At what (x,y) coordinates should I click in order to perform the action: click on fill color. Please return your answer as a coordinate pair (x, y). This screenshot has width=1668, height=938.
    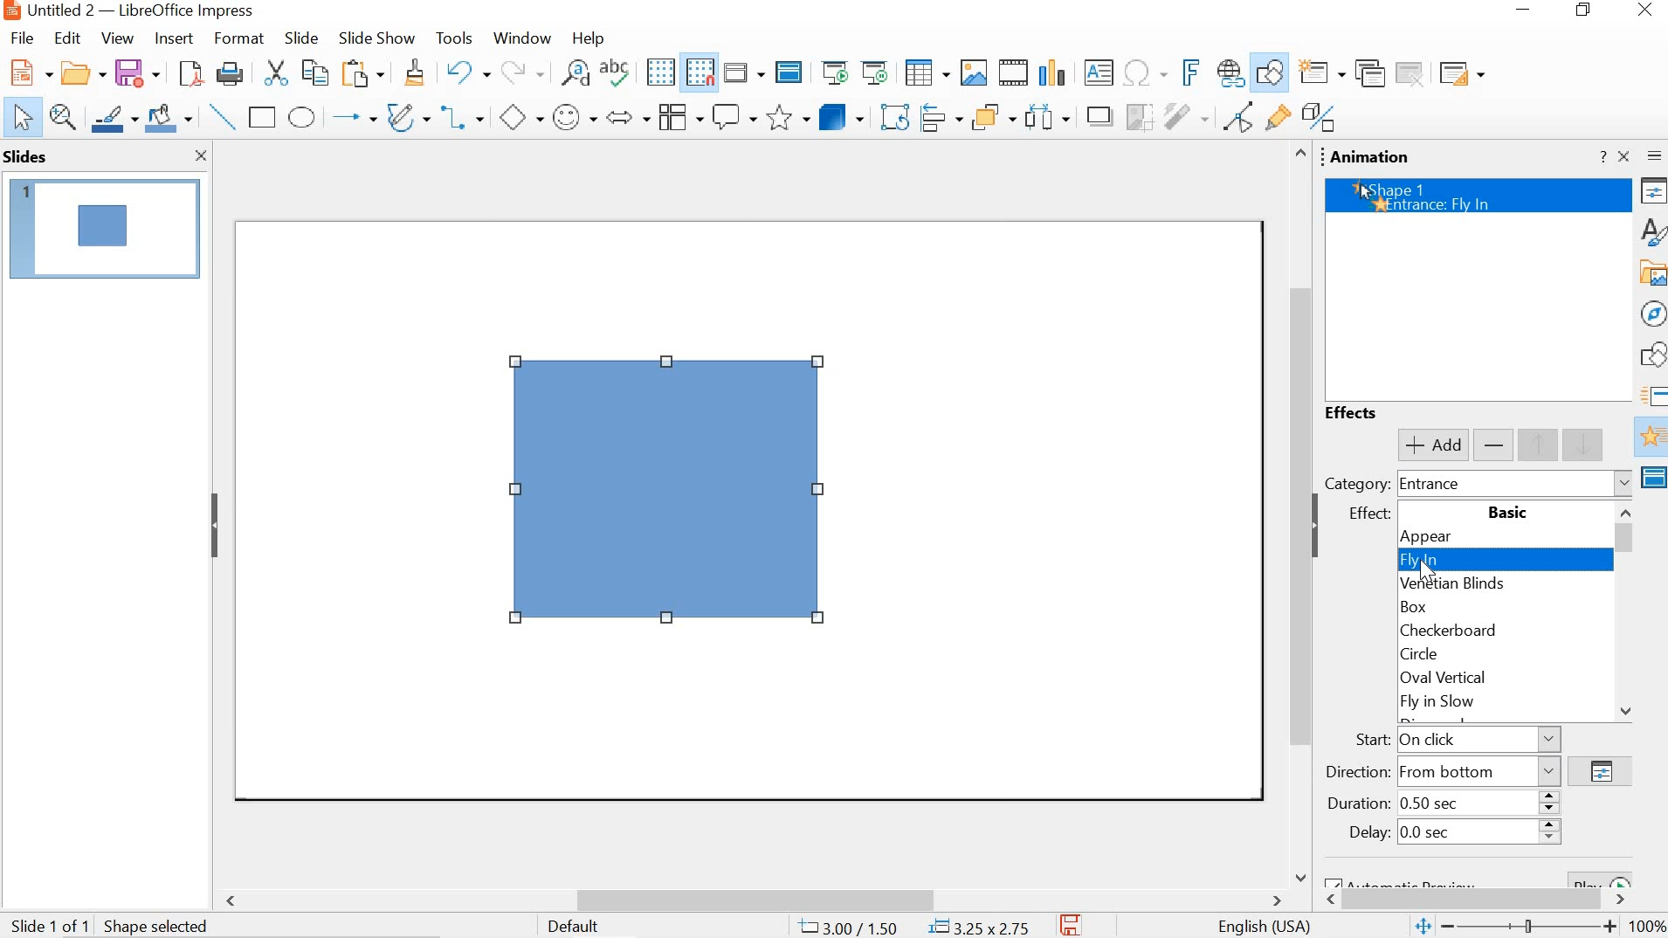
    Looking at the image, I should click on (168, 115).